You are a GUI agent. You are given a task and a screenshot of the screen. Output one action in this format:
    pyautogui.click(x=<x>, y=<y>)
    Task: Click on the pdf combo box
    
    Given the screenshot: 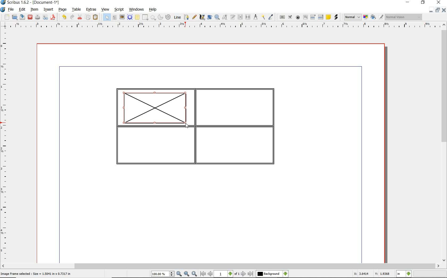 What is the action you would take?
    pyautogui.click(x=313, y=17)
    